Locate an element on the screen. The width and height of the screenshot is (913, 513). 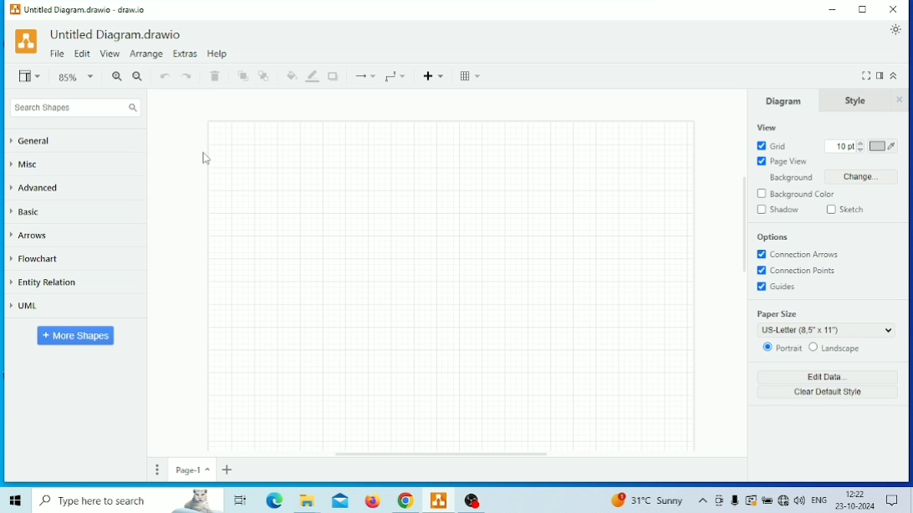
File Explorer is located at coordinates (304, 501).